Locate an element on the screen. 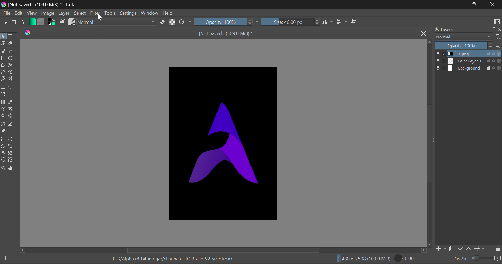 The width and height of the screenshot is (502, 264). Enclose and Fill is located at coordinates (11, 117).